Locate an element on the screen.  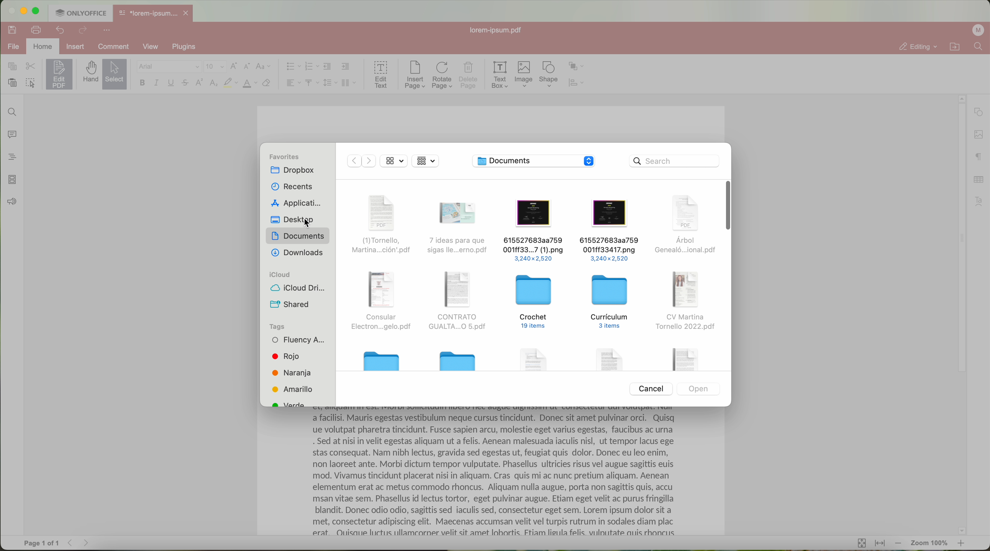
highlight color is located at coordinates (230, 83).